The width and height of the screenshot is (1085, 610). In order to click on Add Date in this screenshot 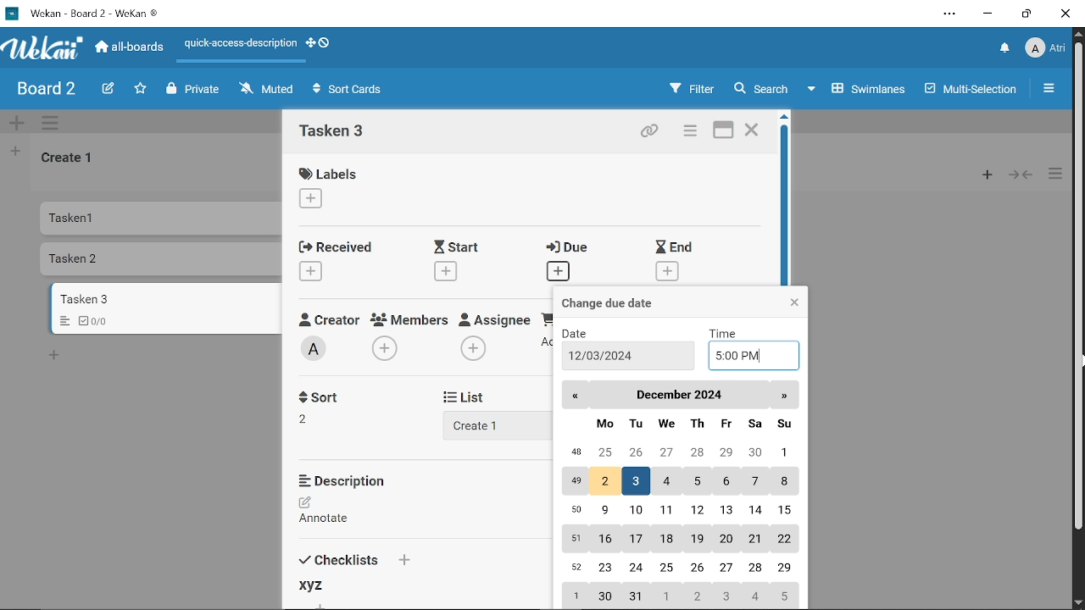, I will do `click(628, 356)`.